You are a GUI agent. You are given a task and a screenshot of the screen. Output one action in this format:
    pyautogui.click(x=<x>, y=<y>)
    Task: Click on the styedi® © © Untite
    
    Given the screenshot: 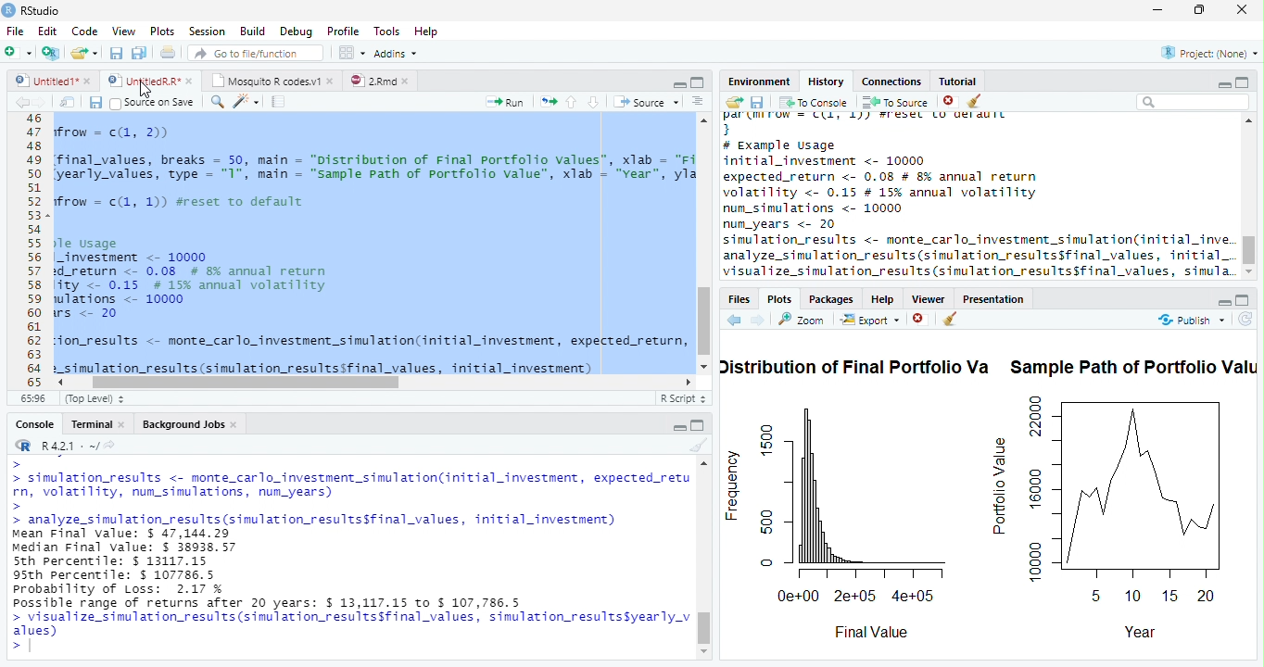 What is the action you would take?
    pyautogui.click(x=150, y=81)
    